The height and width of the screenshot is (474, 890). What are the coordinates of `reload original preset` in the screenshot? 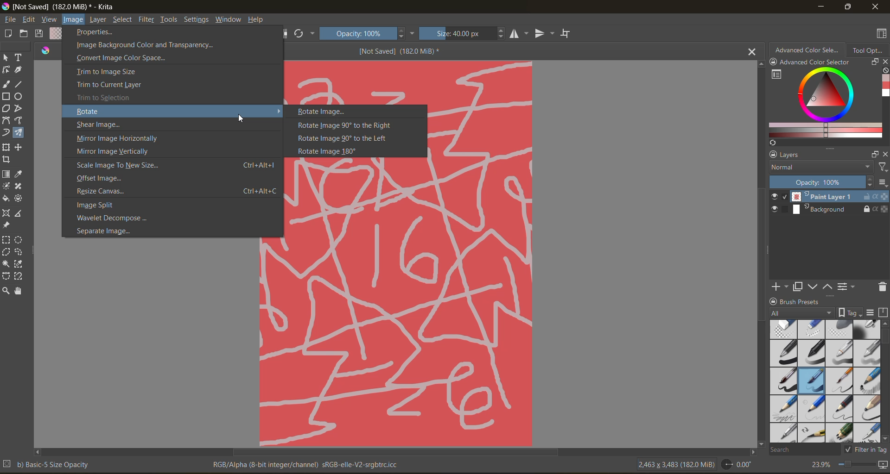 It's located at (301, 32).